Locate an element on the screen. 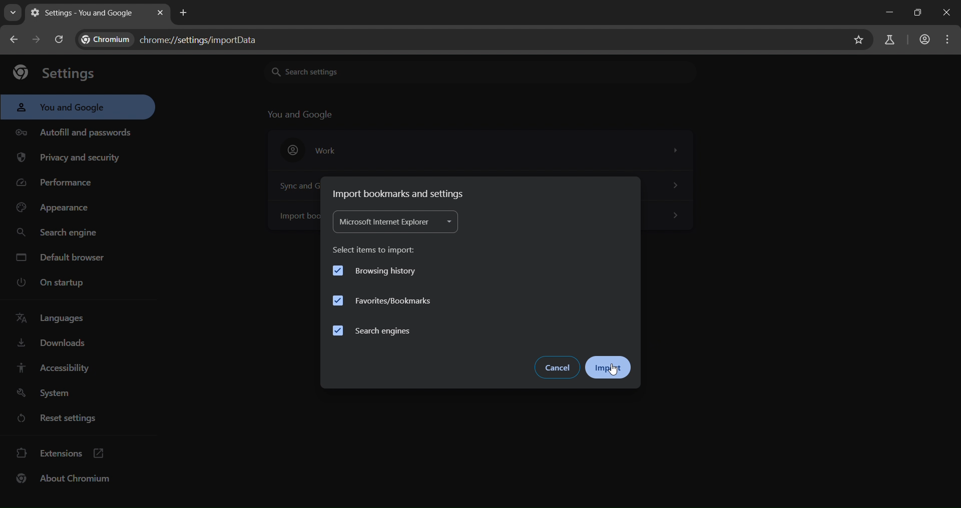 The width and height of the screenshot is (961, 508). you and google is located at coordinates (63, 108).